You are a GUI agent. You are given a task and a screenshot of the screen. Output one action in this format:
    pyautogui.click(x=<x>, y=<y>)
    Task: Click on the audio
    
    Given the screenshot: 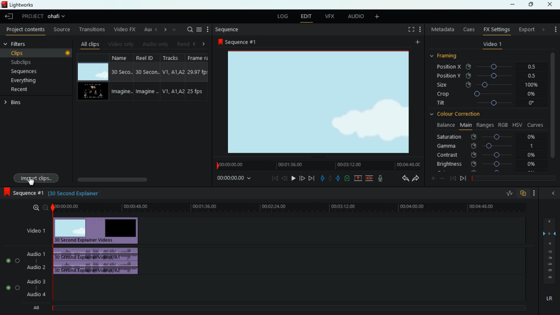 What is the action you would take?
    pyautogui.click(x=99, y=262)
    